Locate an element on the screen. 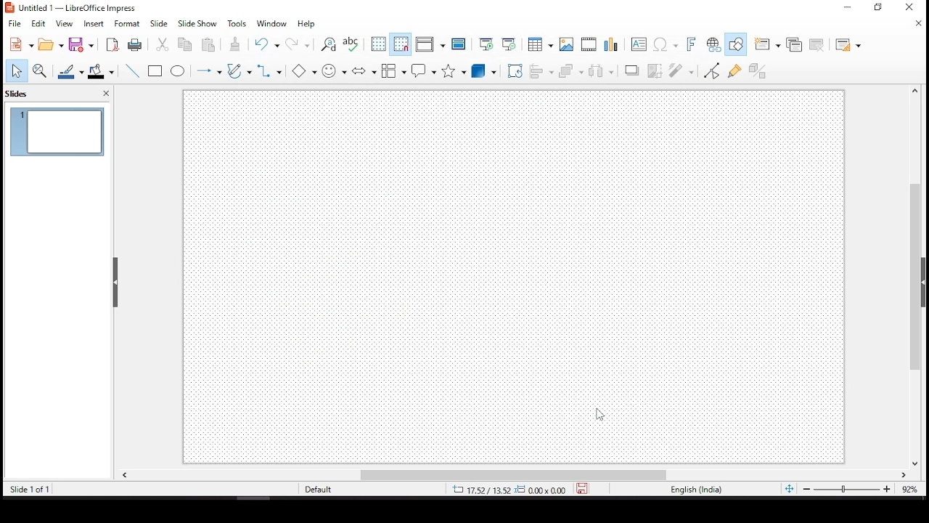  slide (pattern background) is located at coordinates (516, 277).